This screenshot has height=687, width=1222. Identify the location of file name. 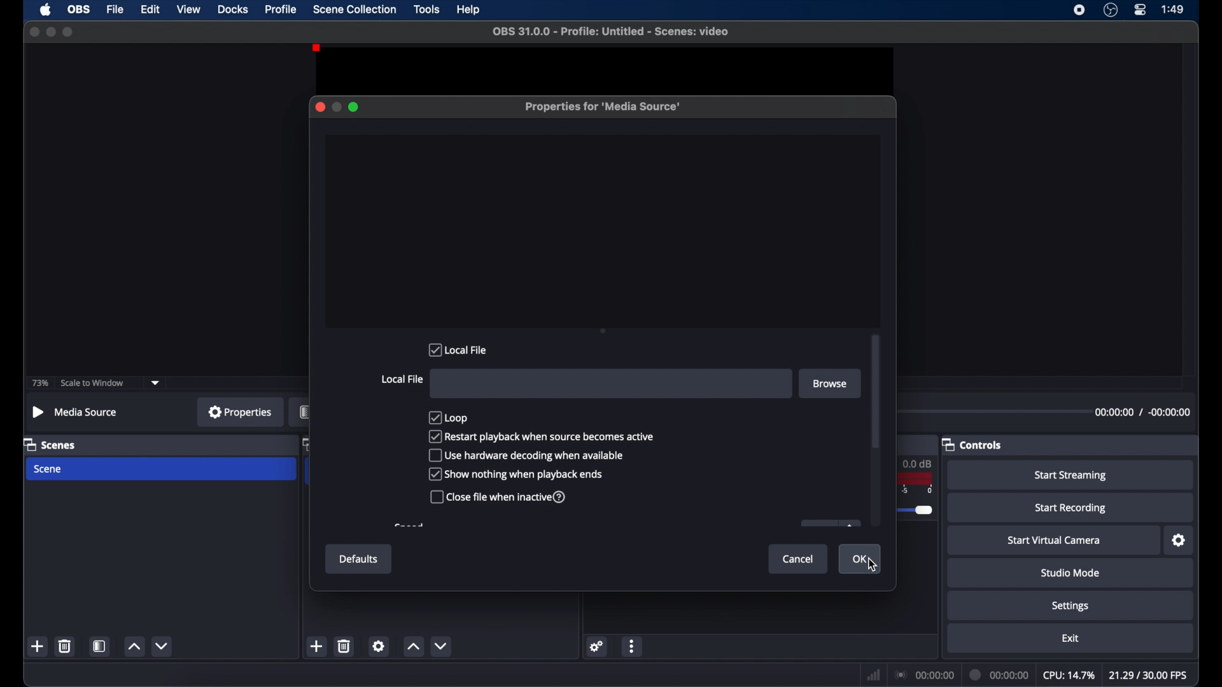
(611, 32).